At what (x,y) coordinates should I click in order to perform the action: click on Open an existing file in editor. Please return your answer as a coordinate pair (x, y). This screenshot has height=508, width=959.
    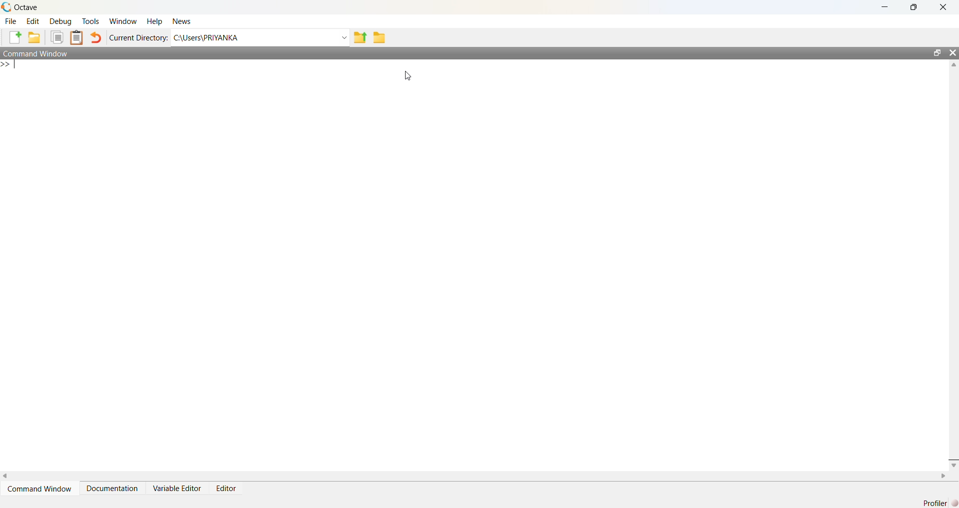
    Looking at the image, I should click on (34, 37).